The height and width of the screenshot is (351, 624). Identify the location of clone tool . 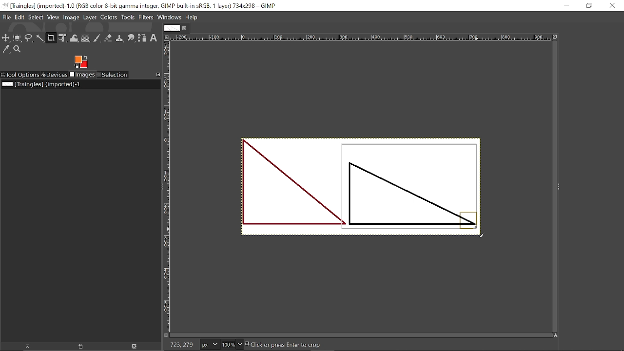
(119, 39).